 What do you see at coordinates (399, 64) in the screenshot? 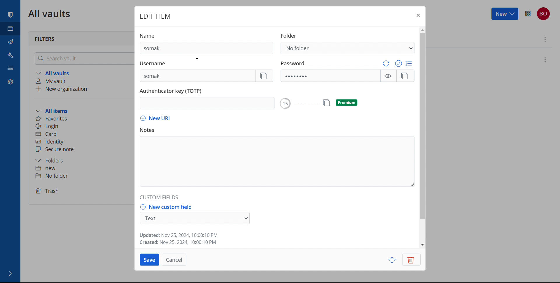
I see `check if password has been exposed` at bounding box center [399, 64].